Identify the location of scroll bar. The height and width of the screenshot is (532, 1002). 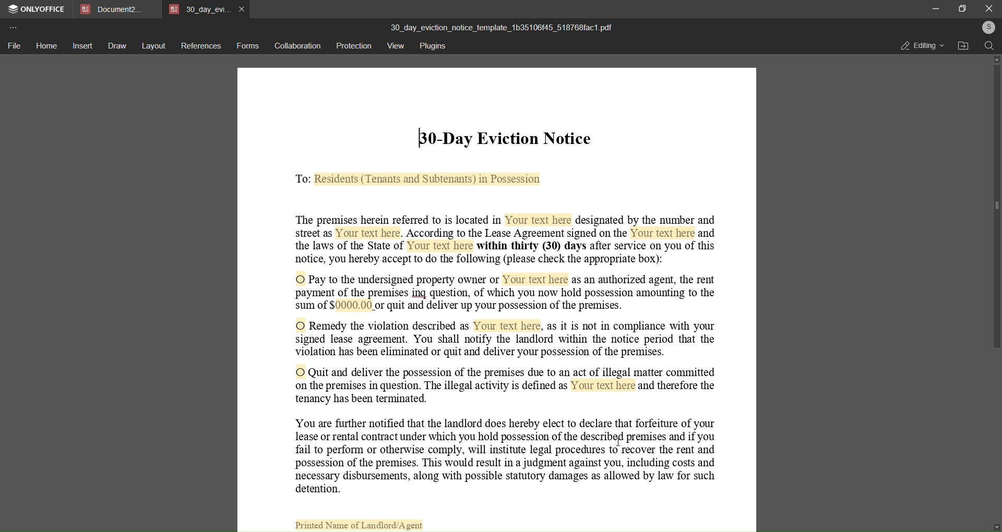
(997, 217).